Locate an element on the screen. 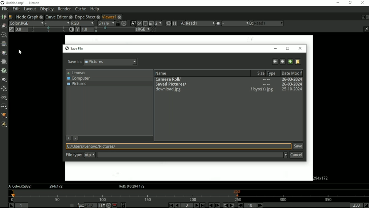 Image resolution: width=369 pixels, height=208 pixels. Remove selected directory from favorite list is located at coordinates (76, 138).